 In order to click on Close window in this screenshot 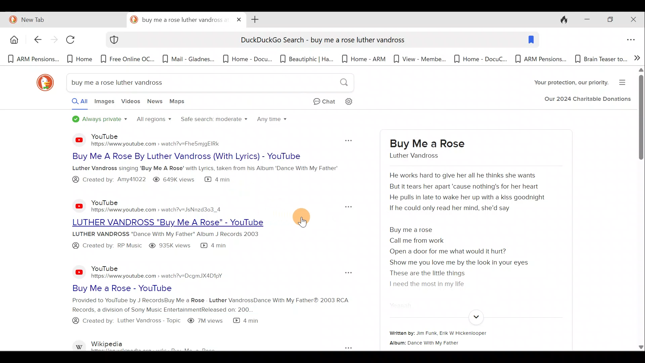, I will do `click(635, 19)`.